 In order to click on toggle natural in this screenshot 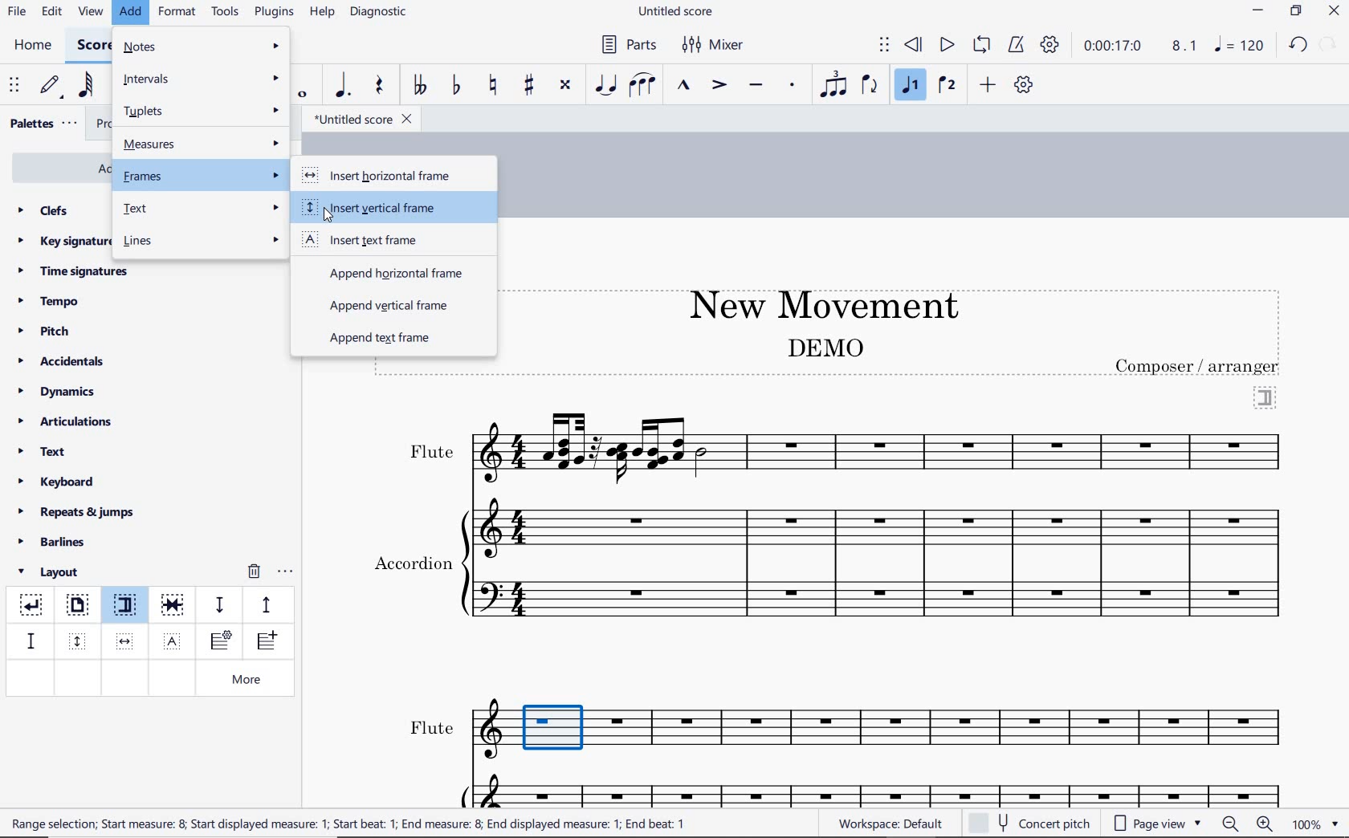, I will do `click(495, 86)`.